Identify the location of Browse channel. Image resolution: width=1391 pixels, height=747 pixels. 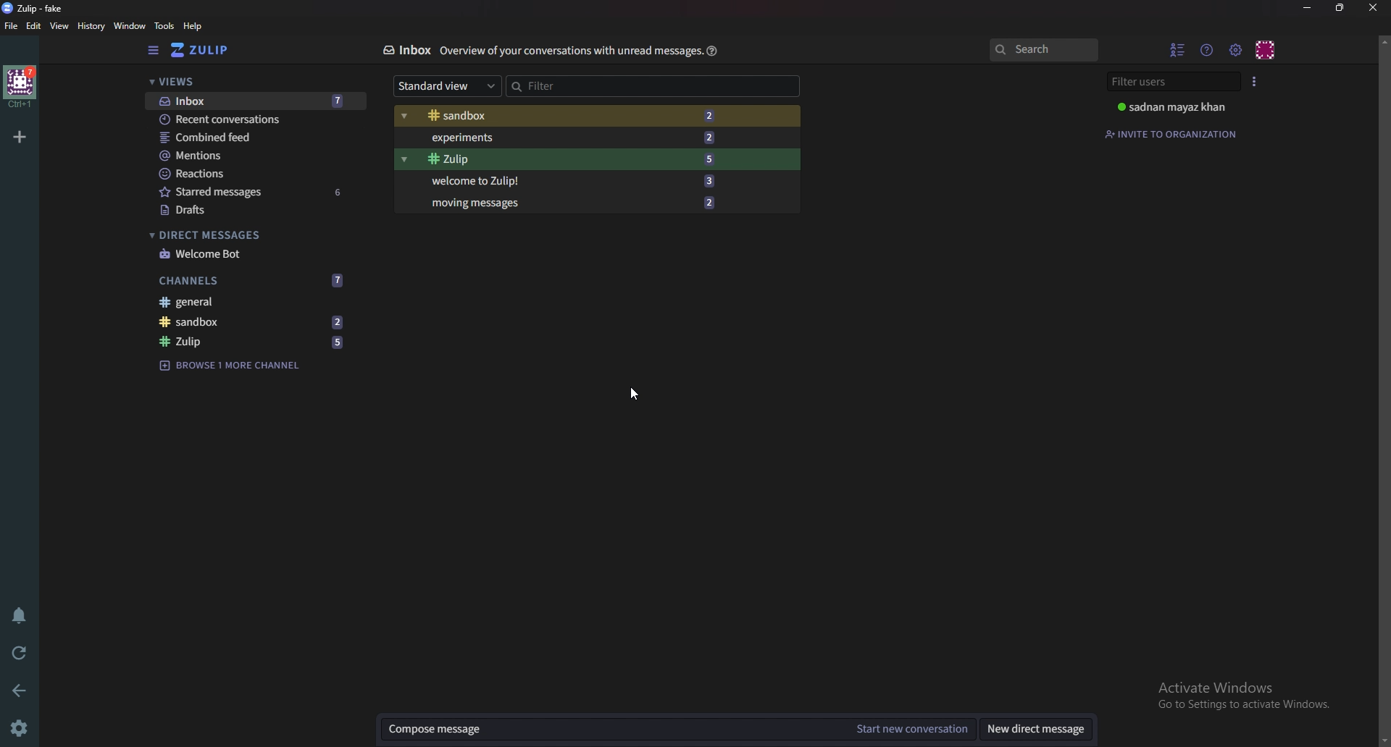
(230, 364).